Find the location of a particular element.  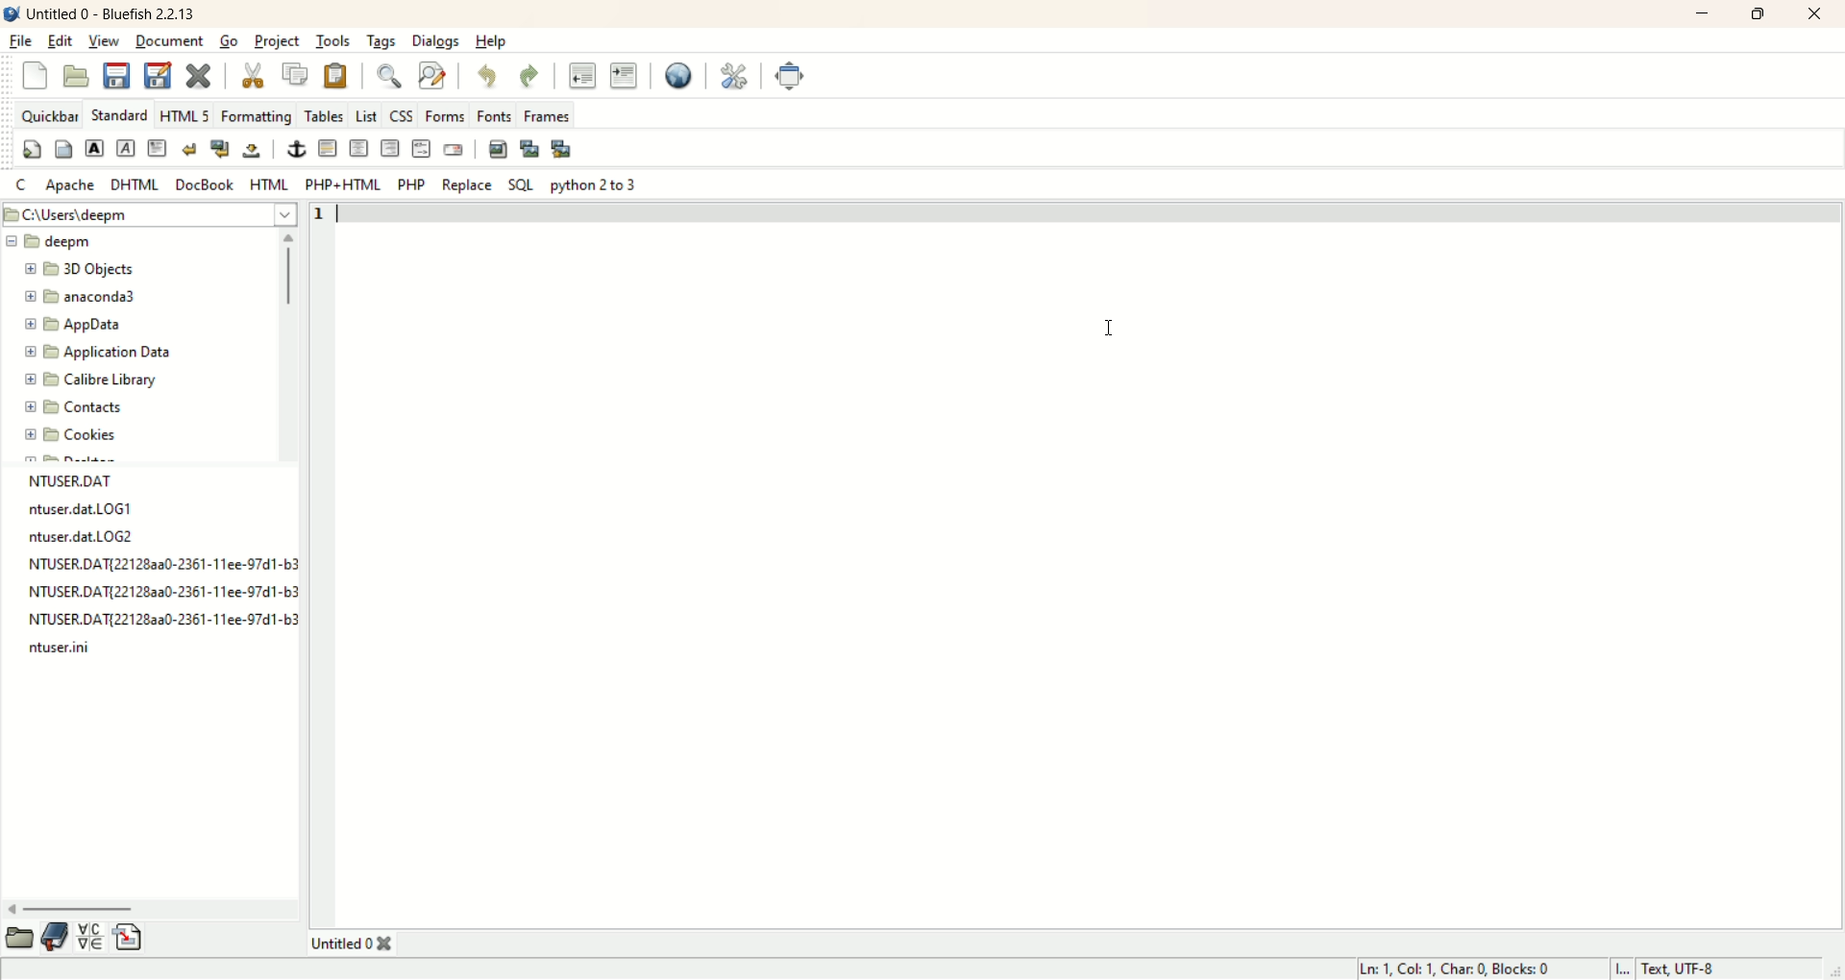

HTML 5 is located at coordinates (188, 116).